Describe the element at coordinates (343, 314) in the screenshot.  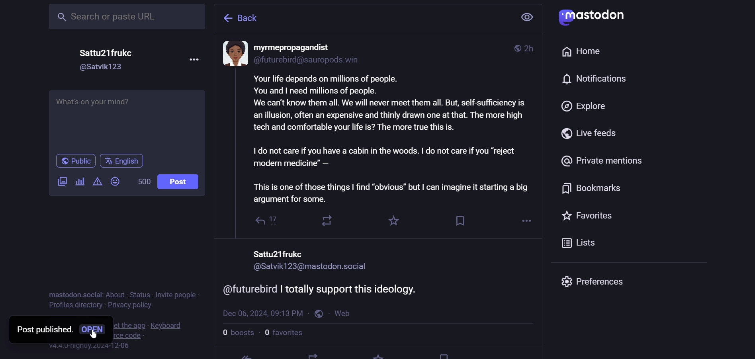
I see `web` at that location.